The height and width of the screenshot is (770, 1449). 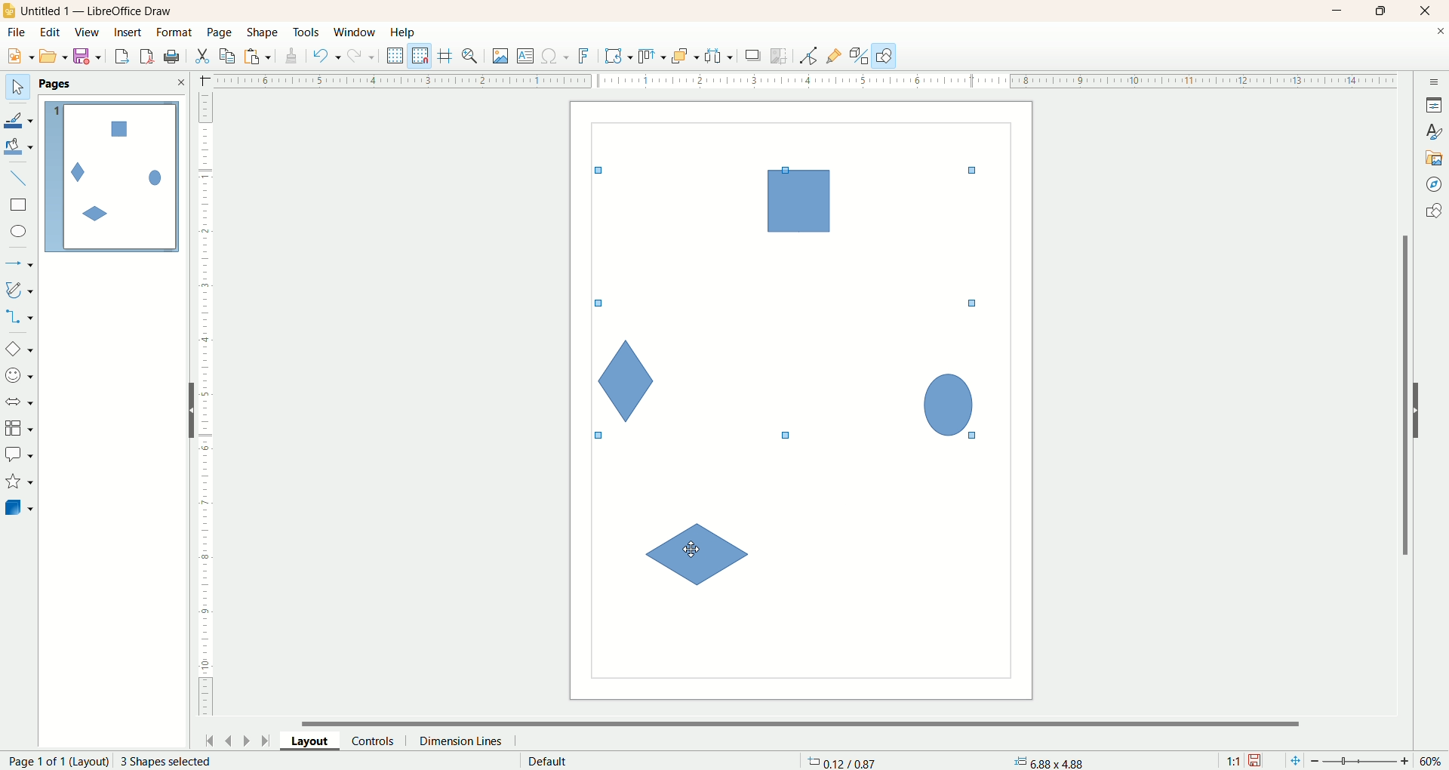 What do you see at coordinates (130, 32) in the screenshot?
I see `insert` at bounding box center [130, 32].